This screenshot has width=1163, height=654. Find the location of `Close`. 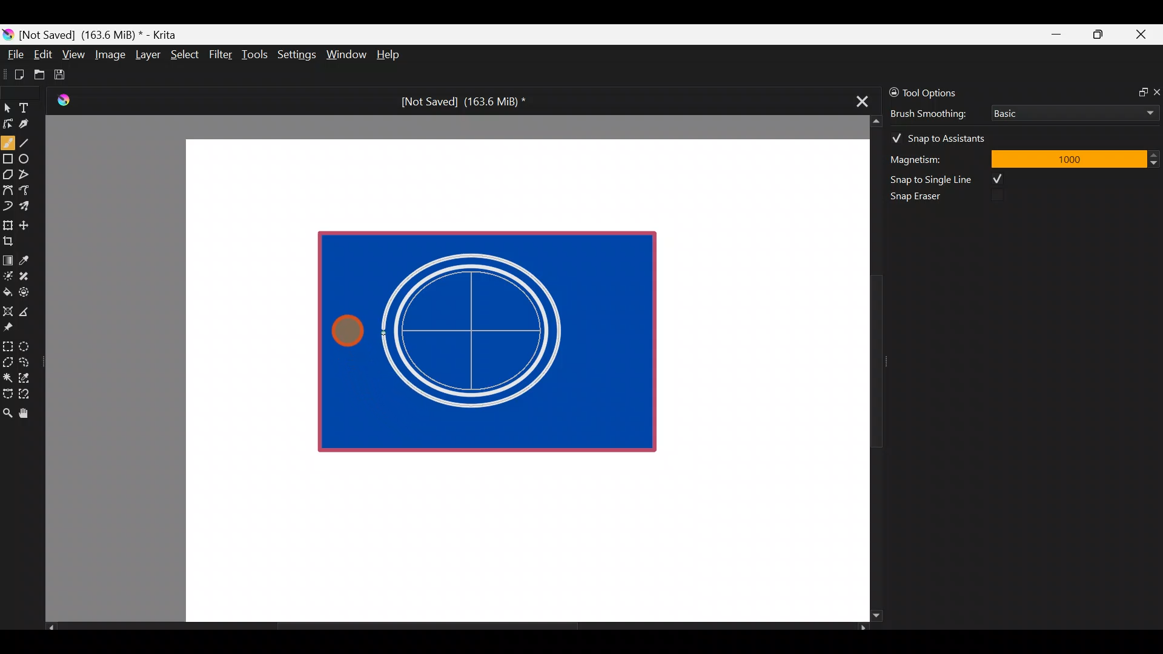

Close is located at coordinates (1142, 37).